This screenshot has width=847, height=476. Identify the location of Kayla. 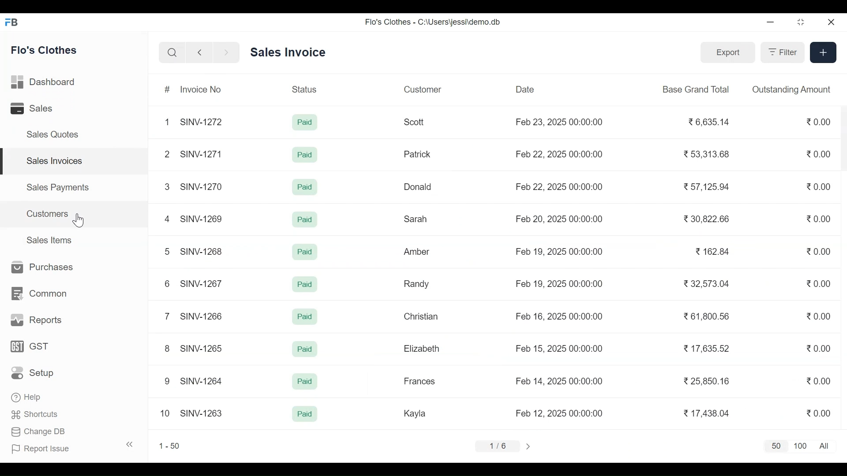
(414, 413).